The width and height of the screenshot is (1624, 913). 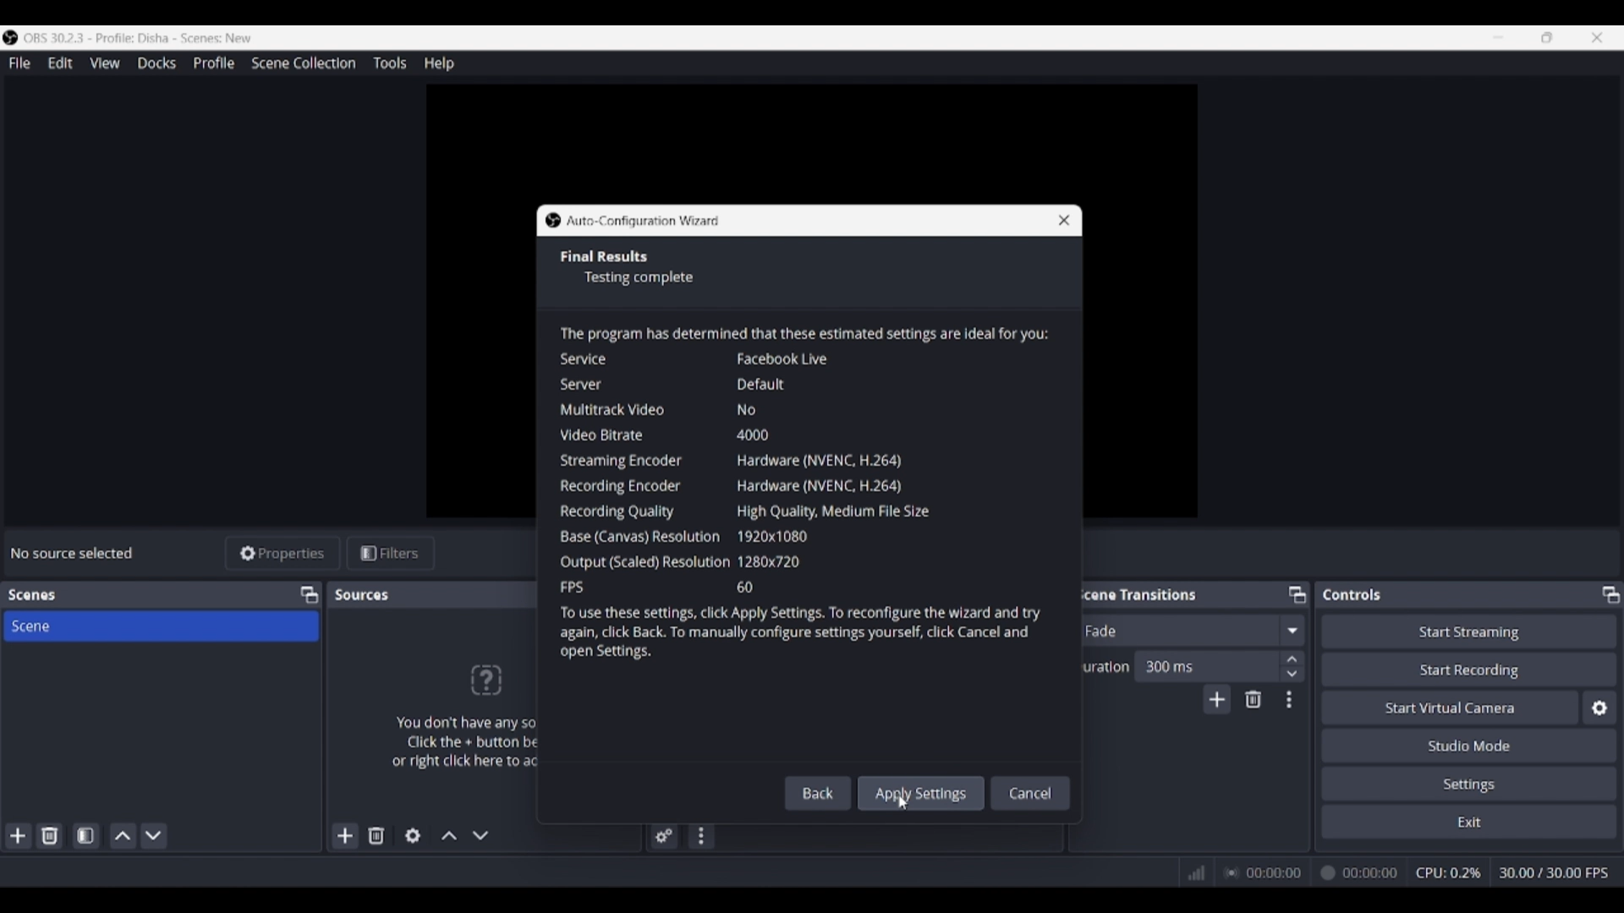 What do you see at coordinates (1101, 666) in the screenshot?
I see `Indicates duration` at bounding box center [1101, 666].